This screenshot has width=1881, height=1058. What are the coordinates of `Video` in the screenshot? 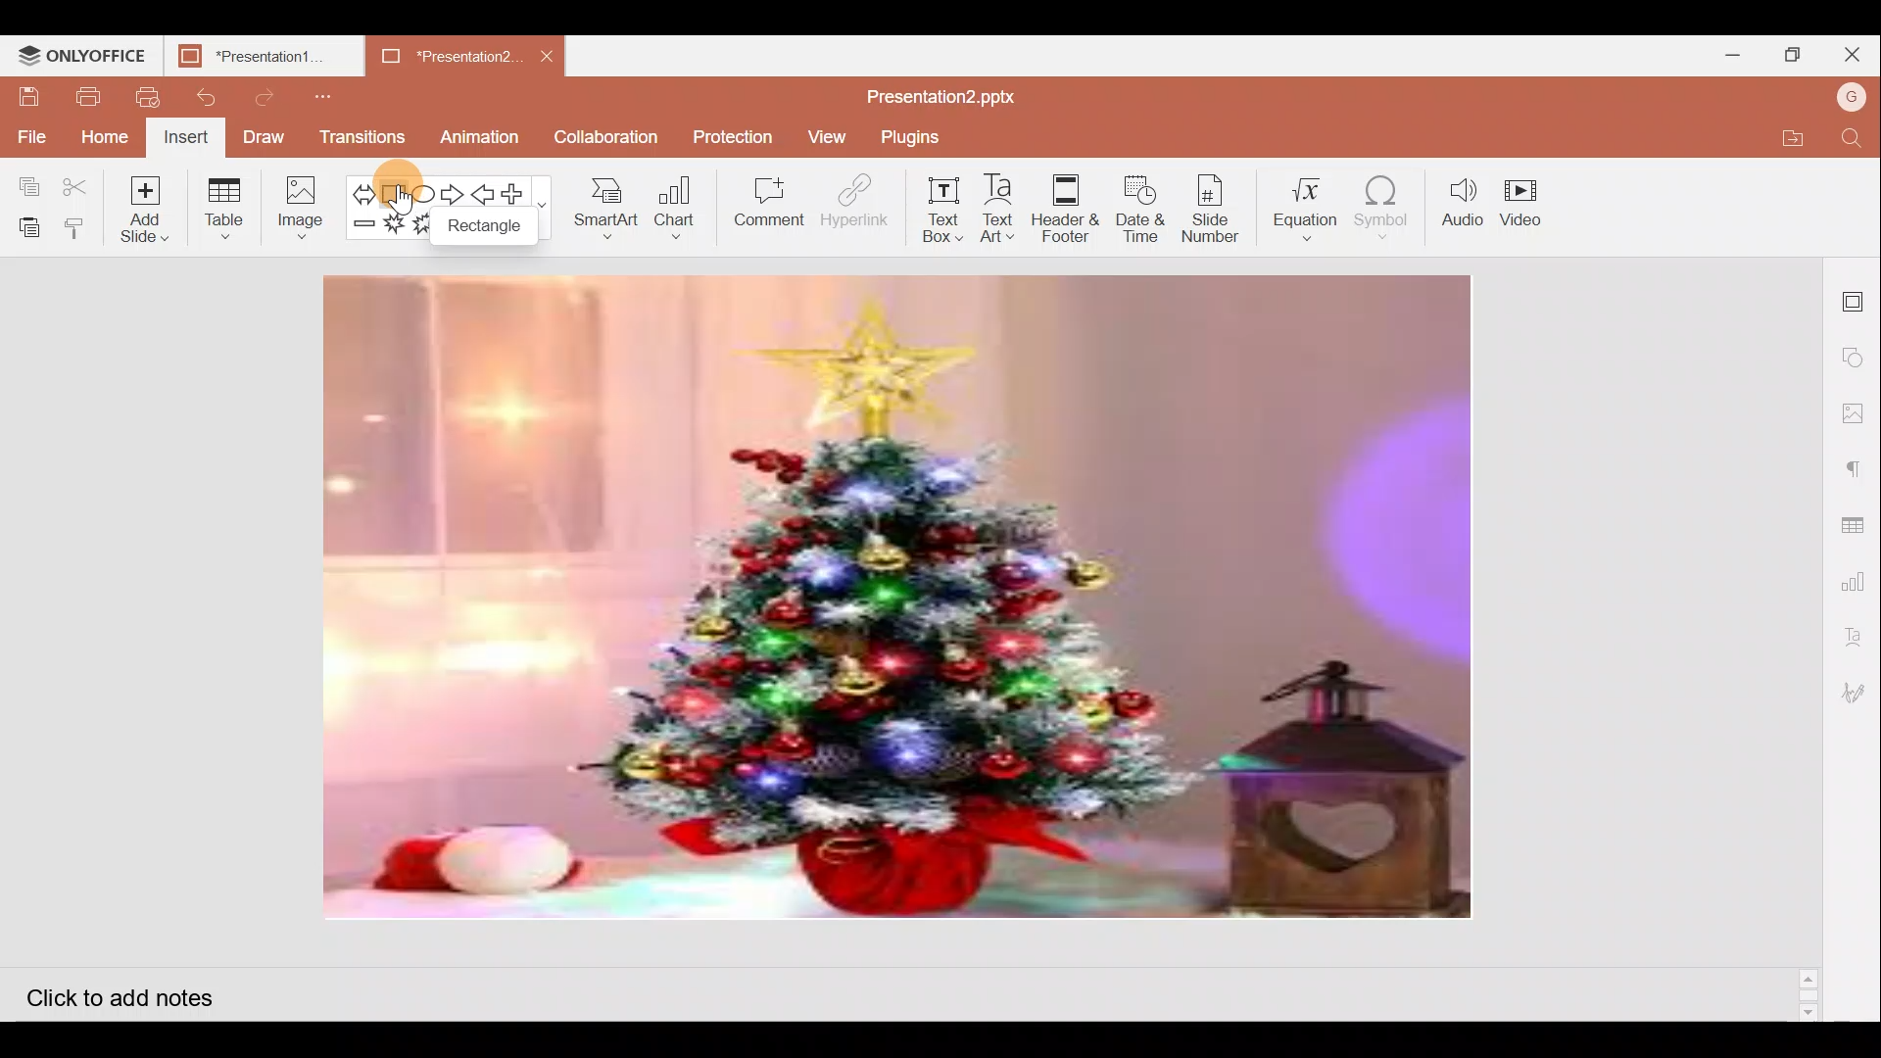 It's located at (1527, 210).